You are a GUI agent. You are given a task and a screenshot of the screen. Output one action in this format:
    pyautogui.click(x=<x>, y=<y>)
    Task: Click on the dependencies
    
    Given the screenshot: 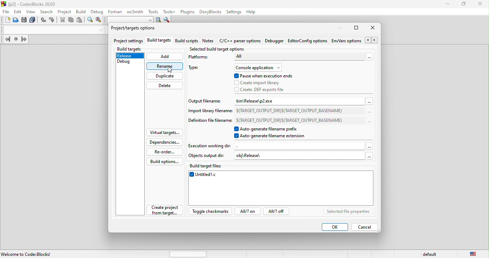 What is the action you would take?
    pyautogui.click(x=164, y=142)
    